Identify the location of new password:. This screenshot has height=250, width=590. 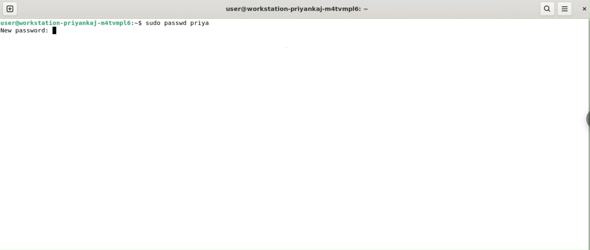
(24, 31).